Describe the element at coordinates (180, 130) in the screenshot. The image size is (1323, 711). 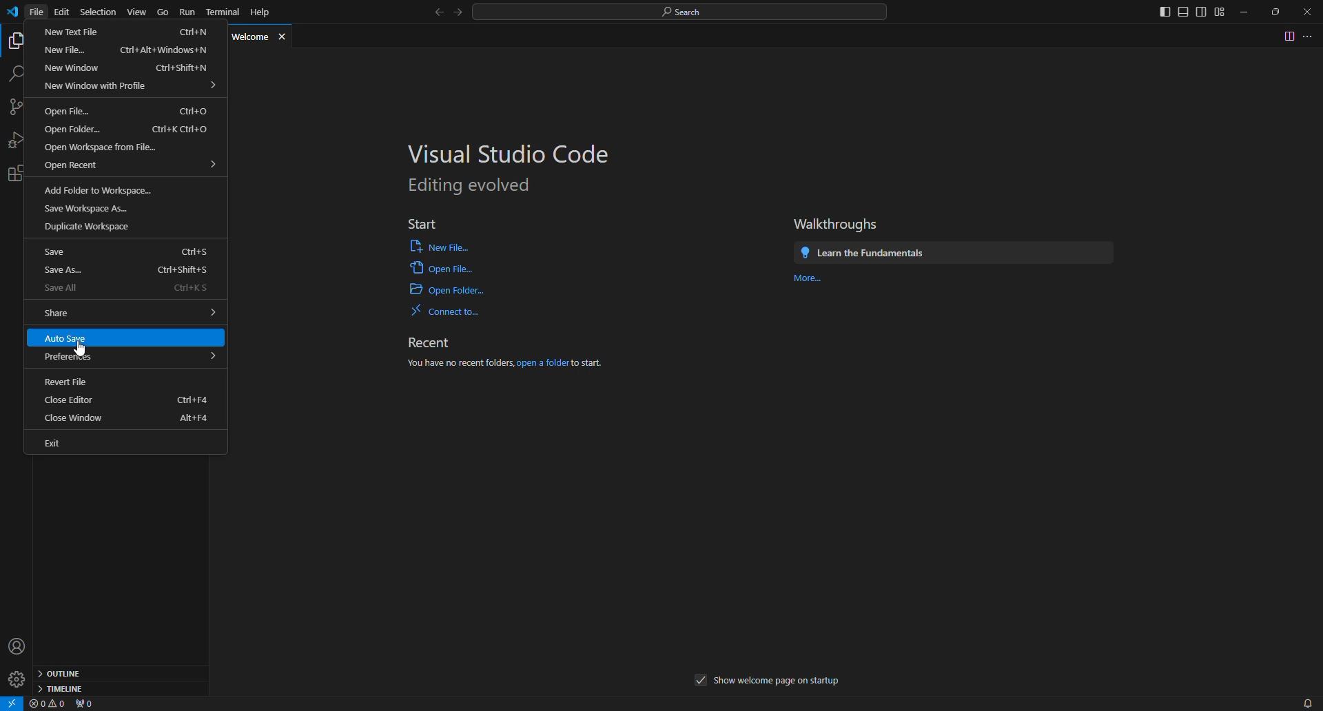
I see `ctrl+k ctrl+o` at that location.